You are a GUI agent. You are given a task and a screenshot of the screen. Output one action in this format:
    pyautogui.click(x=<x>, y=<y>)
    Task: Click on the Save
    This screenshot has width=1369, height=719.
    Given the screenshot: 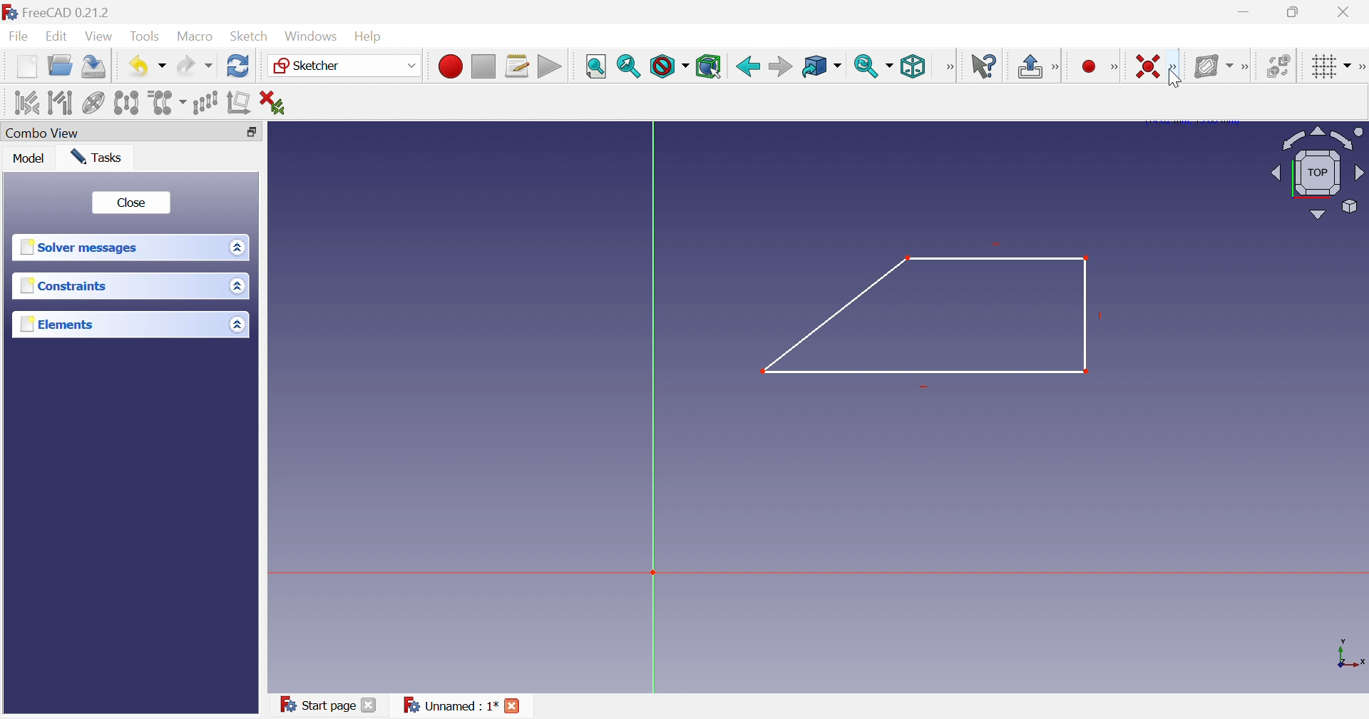 What is the action you would take?
    pyautogui.click(x=95, y=68)
    